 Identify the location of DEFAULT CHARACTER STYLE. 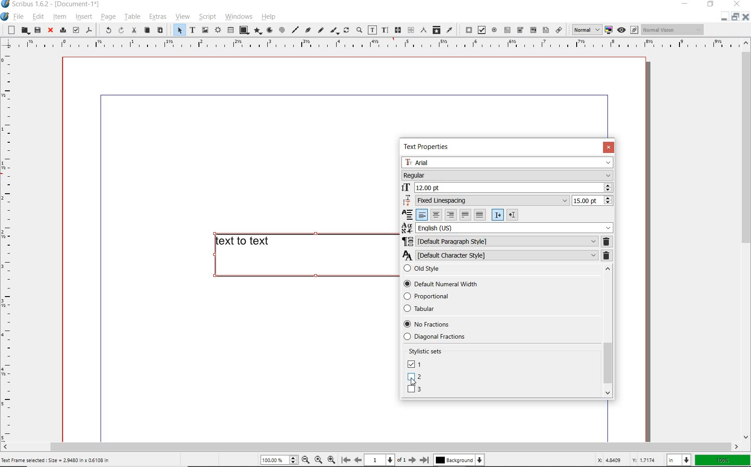
(501, 256).